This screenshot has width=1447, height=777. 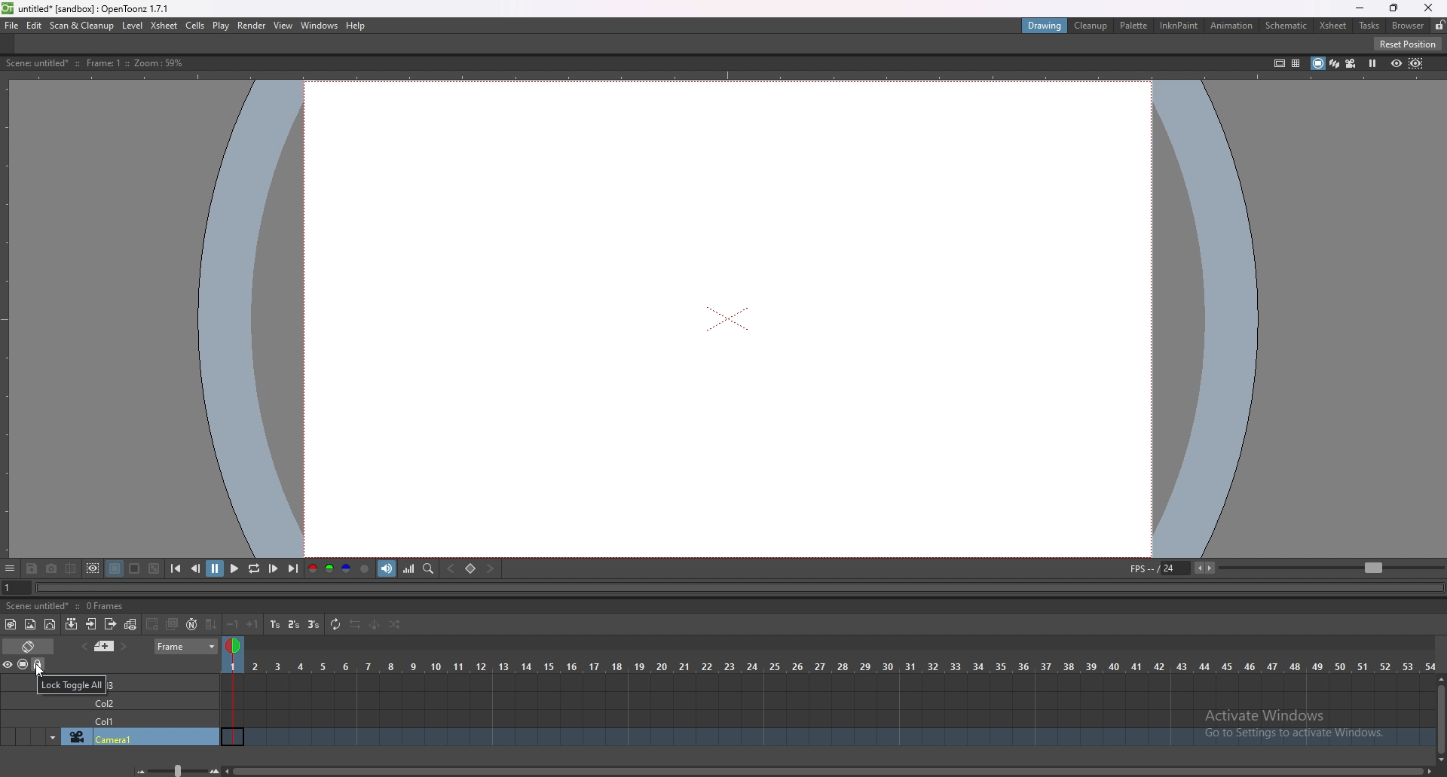 What do you see at coordinates (39, 665) in the screenshot?
I see `lock` at bounding box center [39, 665].